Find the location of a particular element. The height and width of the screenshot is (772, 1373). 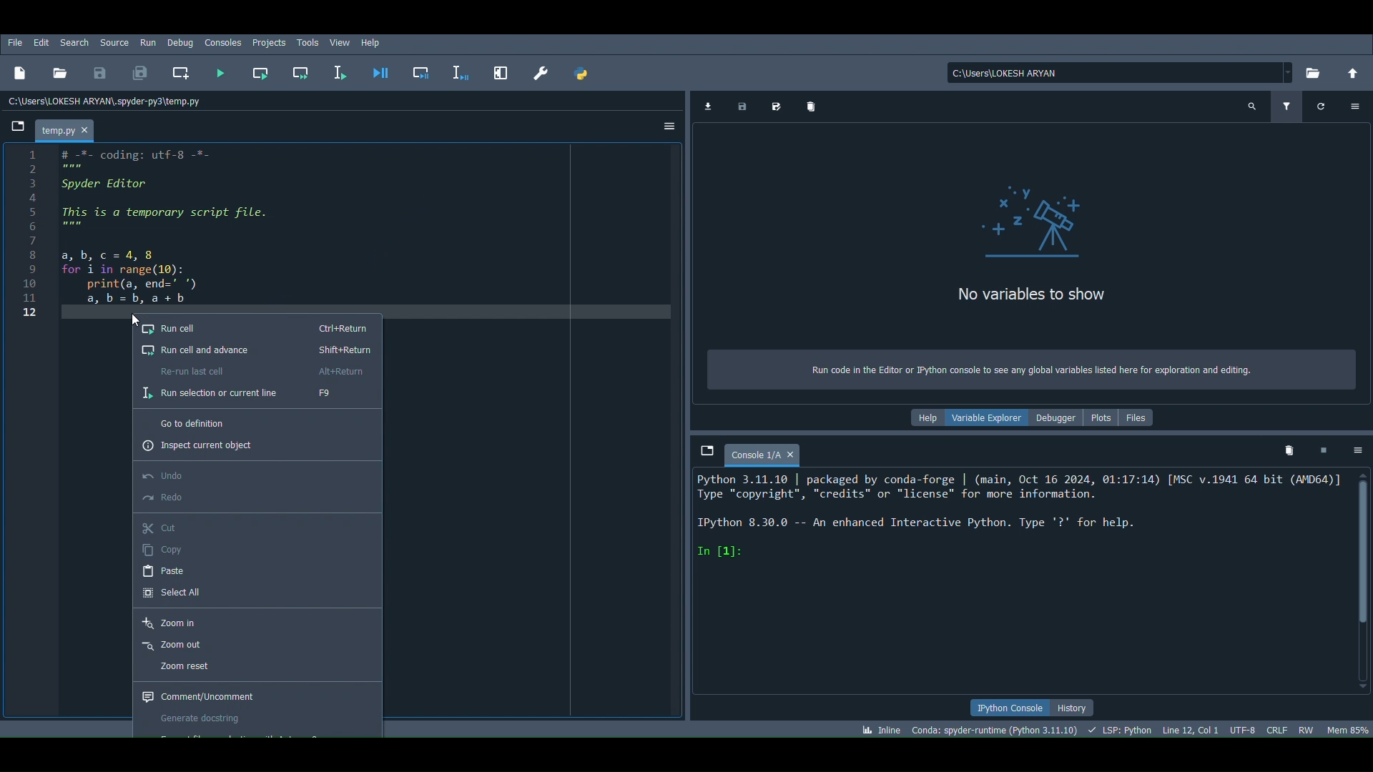

Copy is located at coordinates (253, 548).